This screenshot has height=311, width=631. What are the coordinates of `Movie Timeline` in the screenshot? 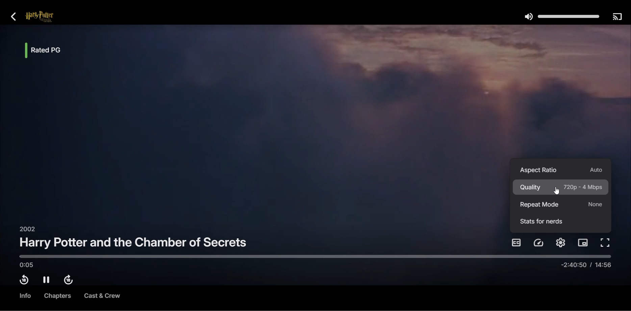 It's located at (313, 257).